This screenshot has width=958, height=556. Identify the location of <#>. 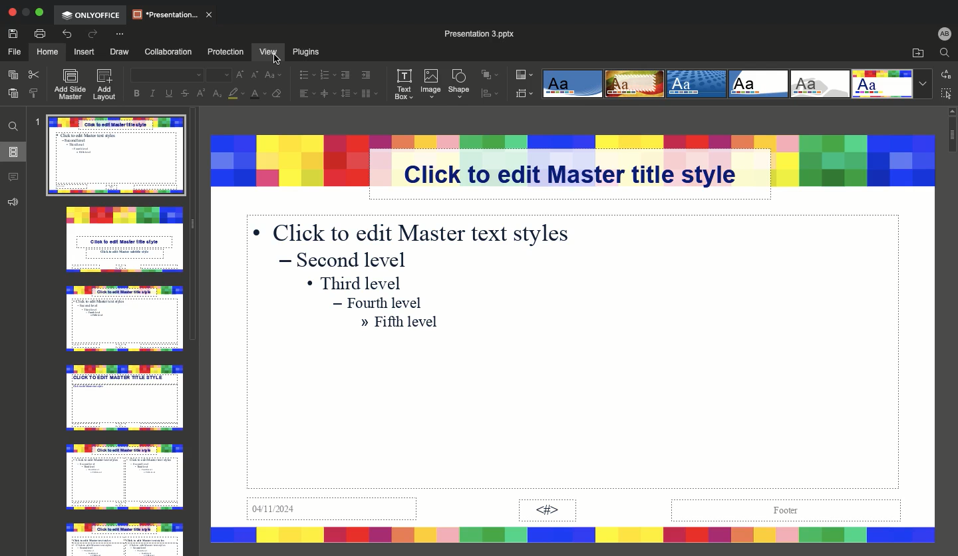
(547, 511).